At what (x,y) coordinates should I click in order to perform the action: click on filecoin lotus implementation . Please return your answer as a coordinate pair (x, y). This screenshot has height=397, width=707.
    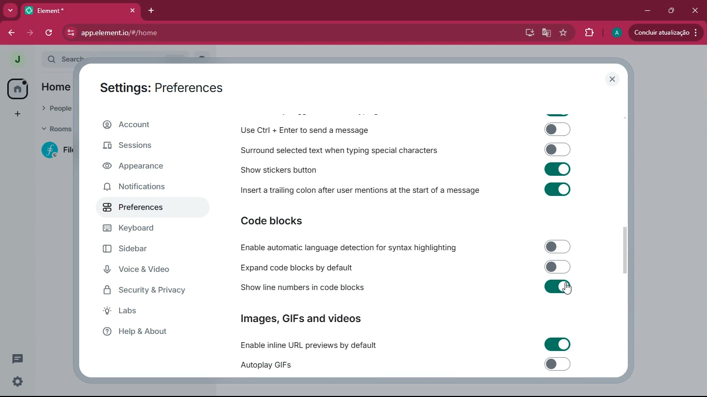
    Looking at the image, I should click on (61, 151).